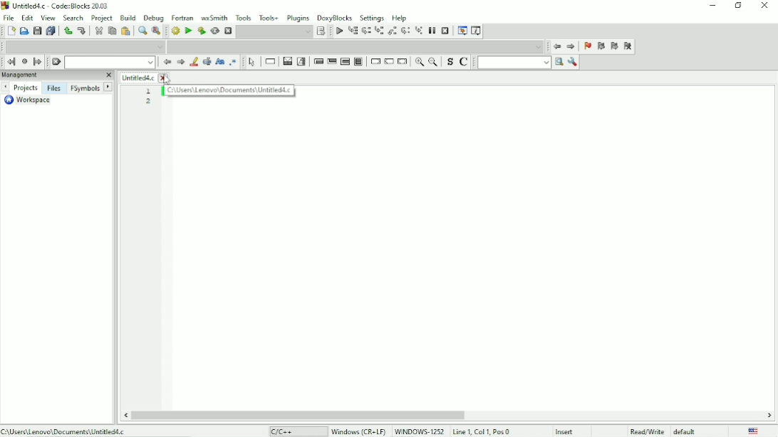  What do you see at coordinates (366, 31) in the screenshot?
I see `Next line` at bounding box center [366, 31].